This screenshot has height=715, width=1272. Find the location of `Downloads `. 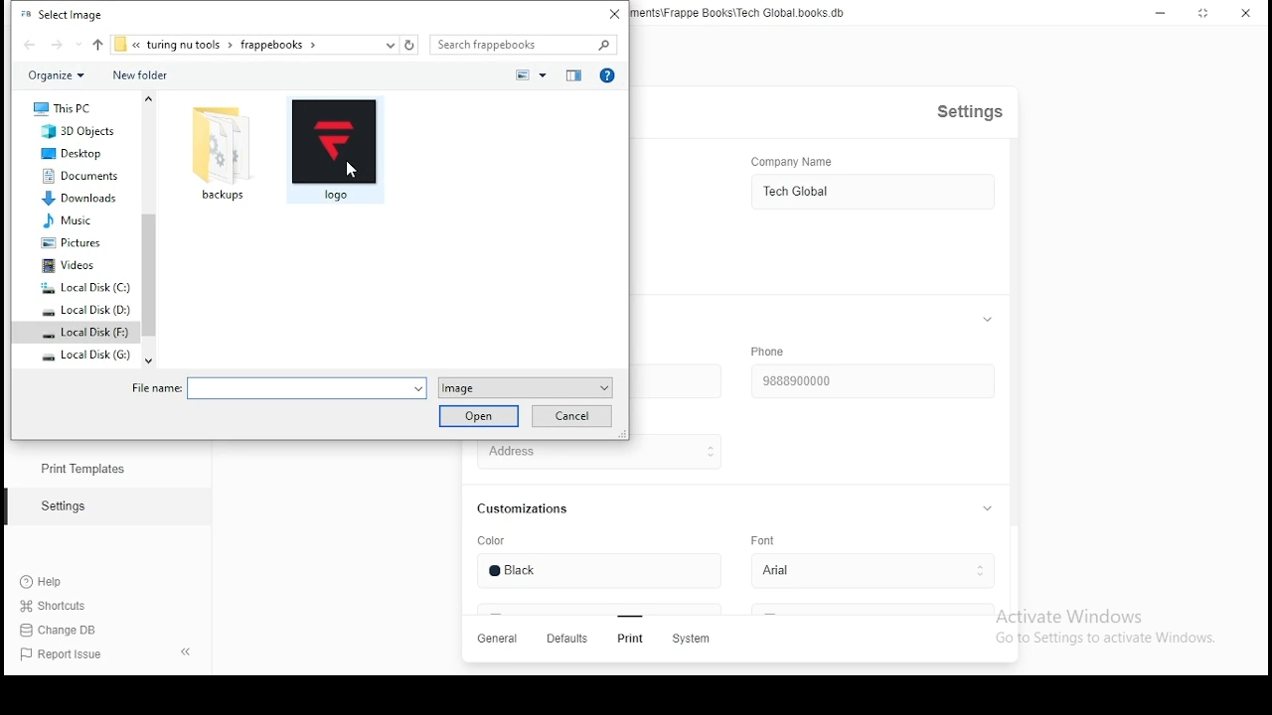

Downloads  is located at coordinates (79, 199).